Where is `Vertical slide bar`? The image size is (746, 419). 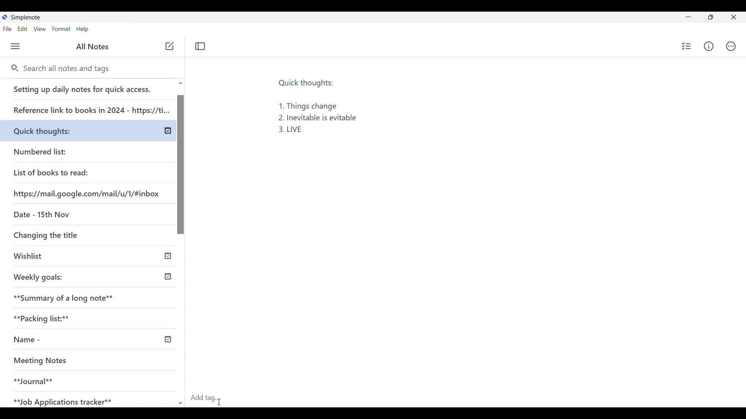
Vertical slide bar is located at coordinates (181, 247).